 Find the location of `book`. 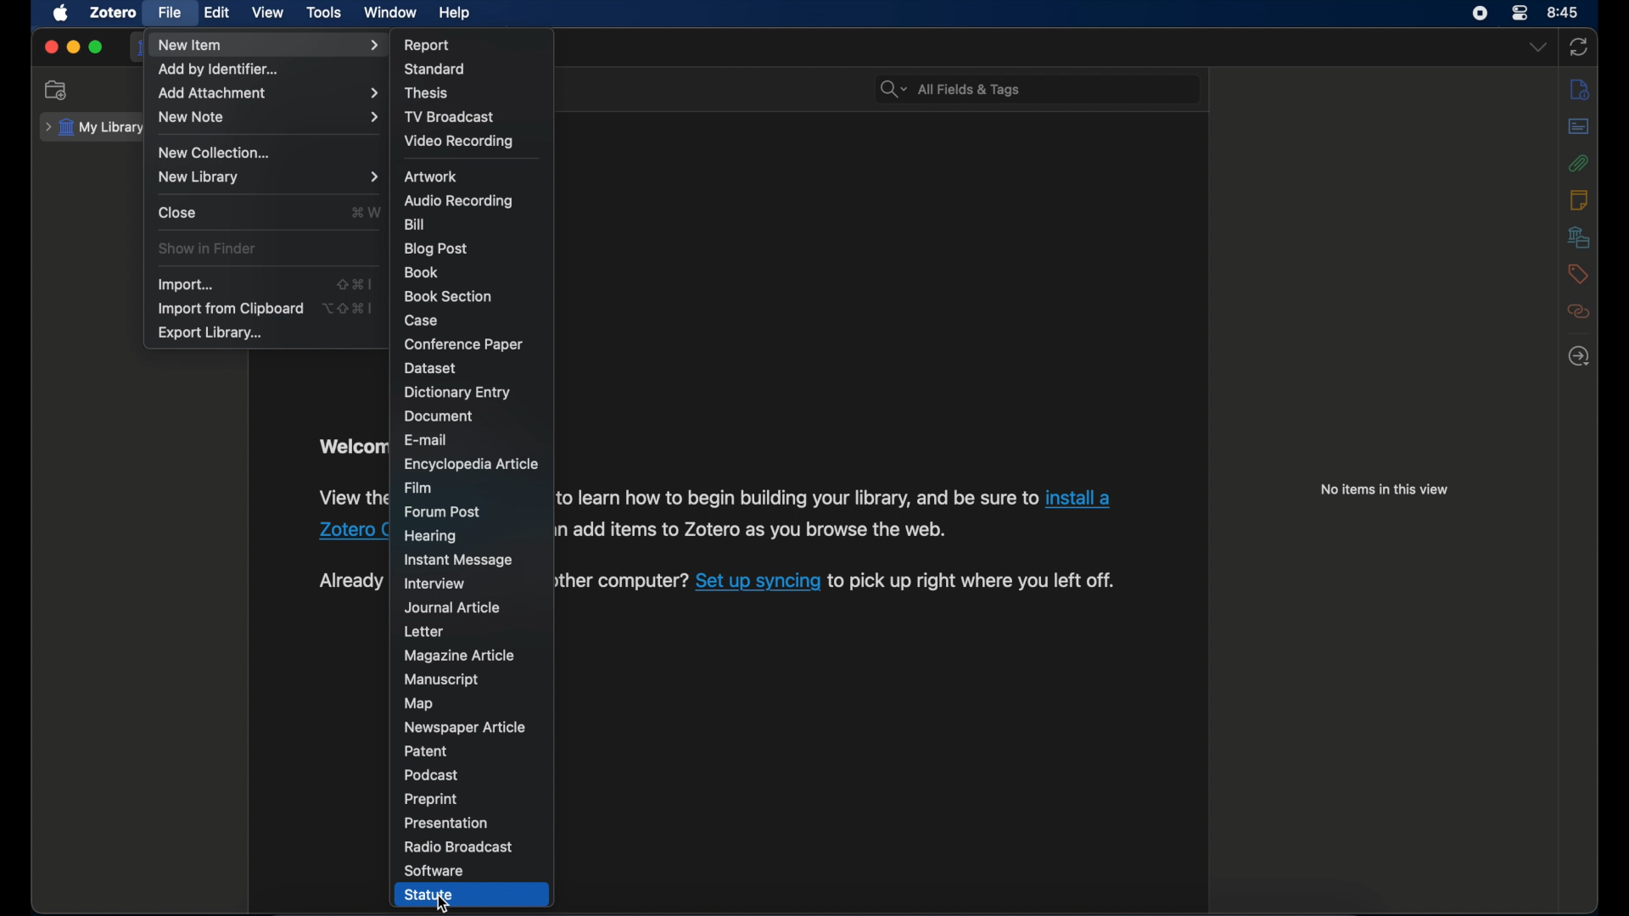

book is located at coordinates (421, 272).